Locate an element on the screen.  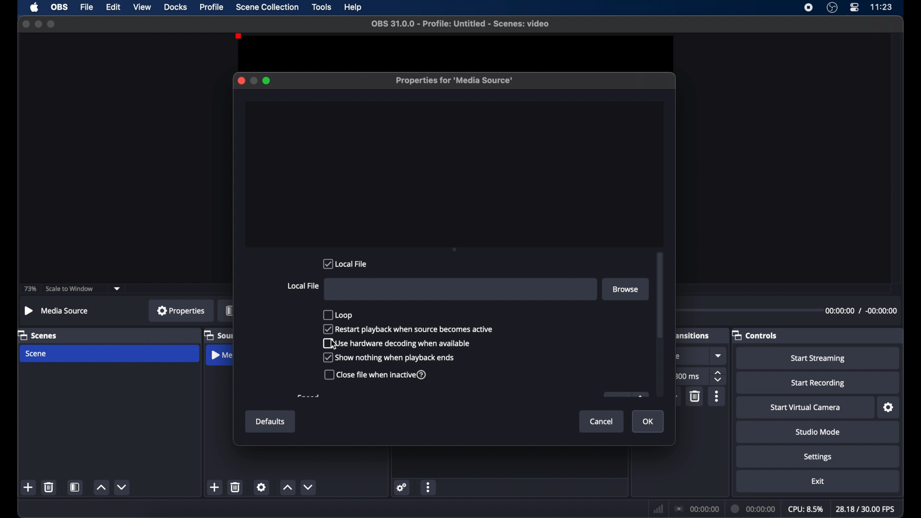
scenes is located at coordinates (38, 335).